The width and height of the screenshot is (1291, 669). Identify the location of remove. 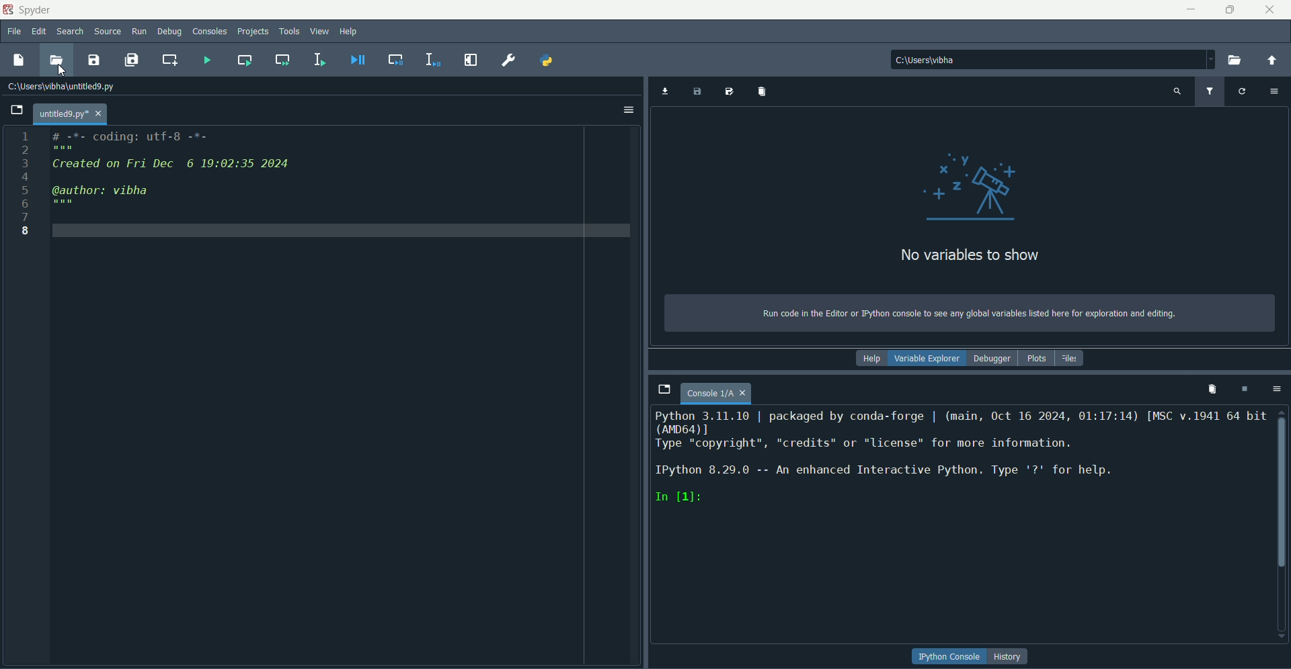
(1213, 390).